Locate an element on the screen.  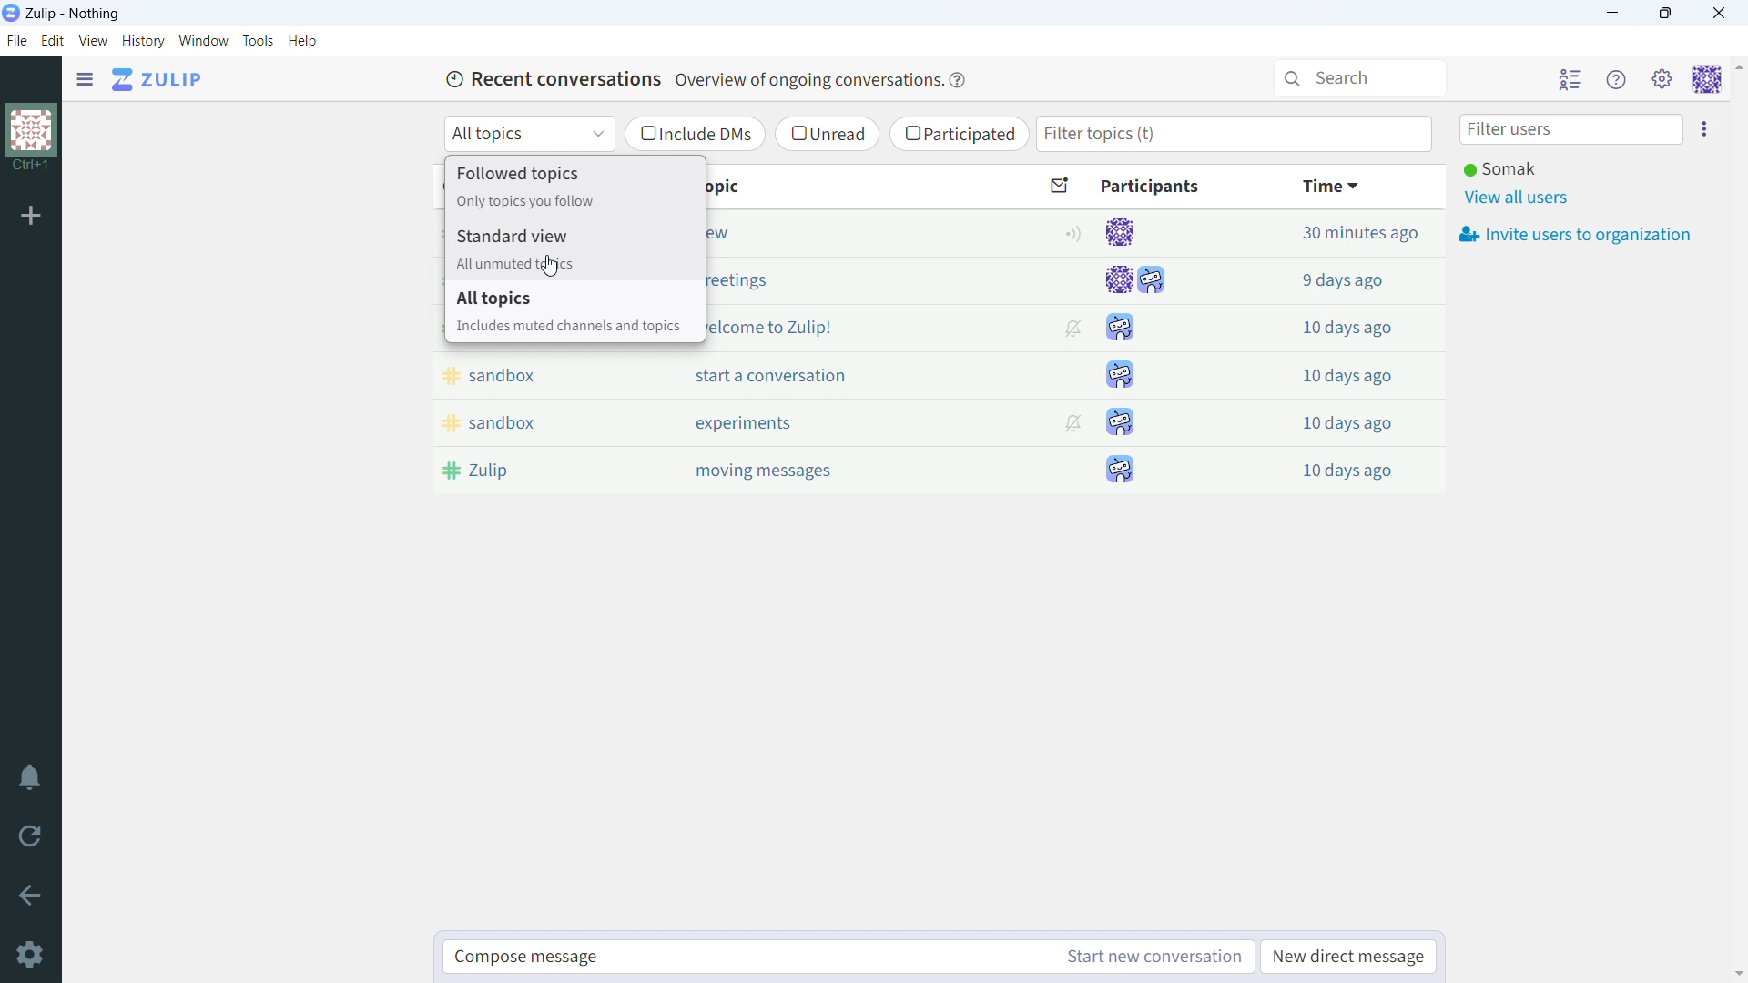
edit is located at coordinates (53, 41).